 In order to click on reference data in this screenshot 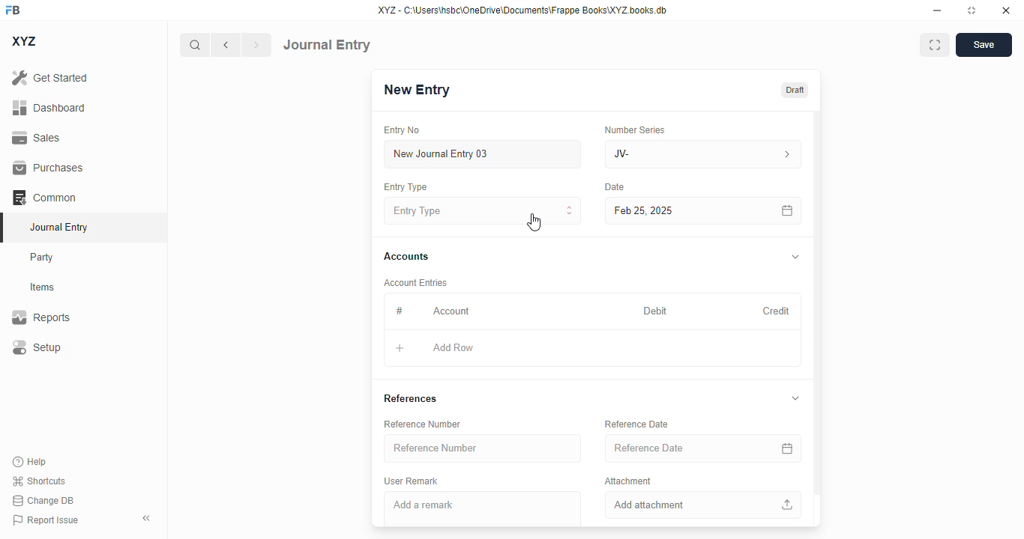, I will do `click(636, 424)`.